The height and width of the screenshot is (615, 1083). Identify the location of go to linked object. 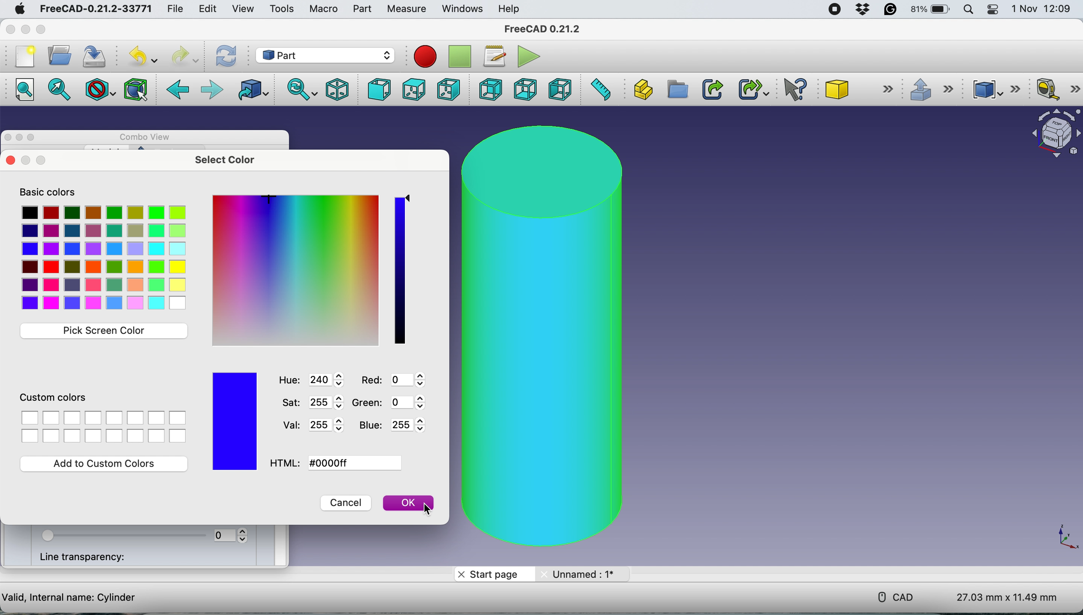
(255, 91).